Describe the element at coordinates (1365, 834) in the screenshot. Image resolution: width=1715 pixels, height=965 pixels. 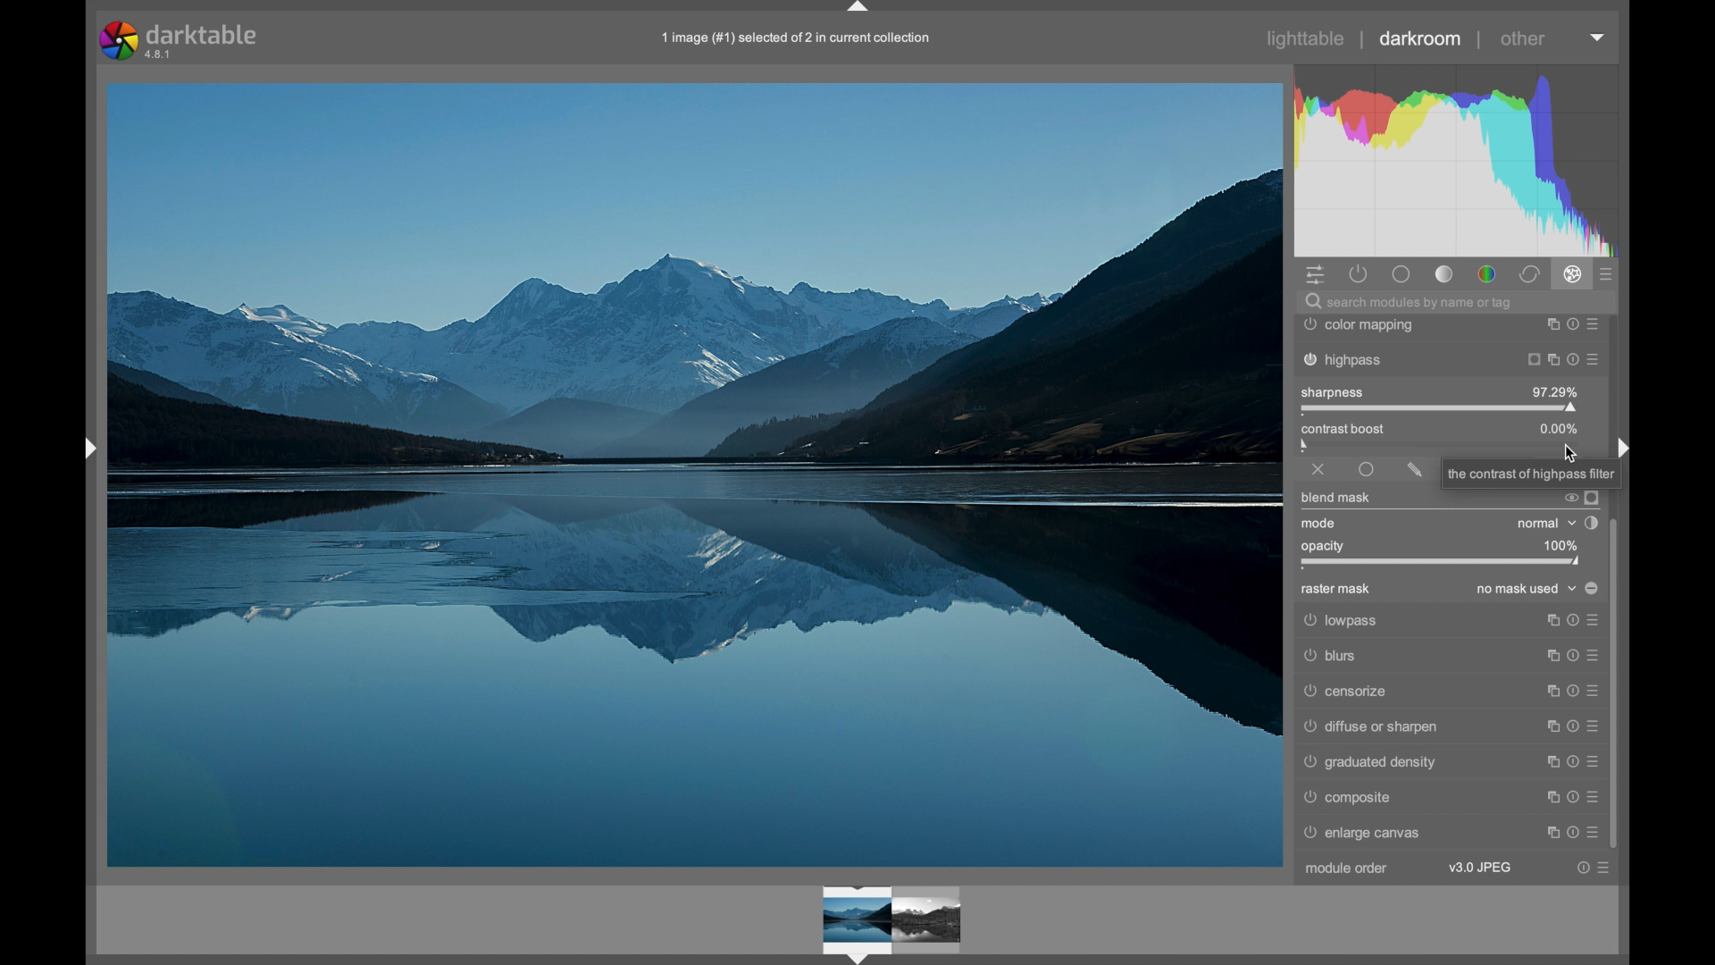
I see `enlarge canvas` at that location.